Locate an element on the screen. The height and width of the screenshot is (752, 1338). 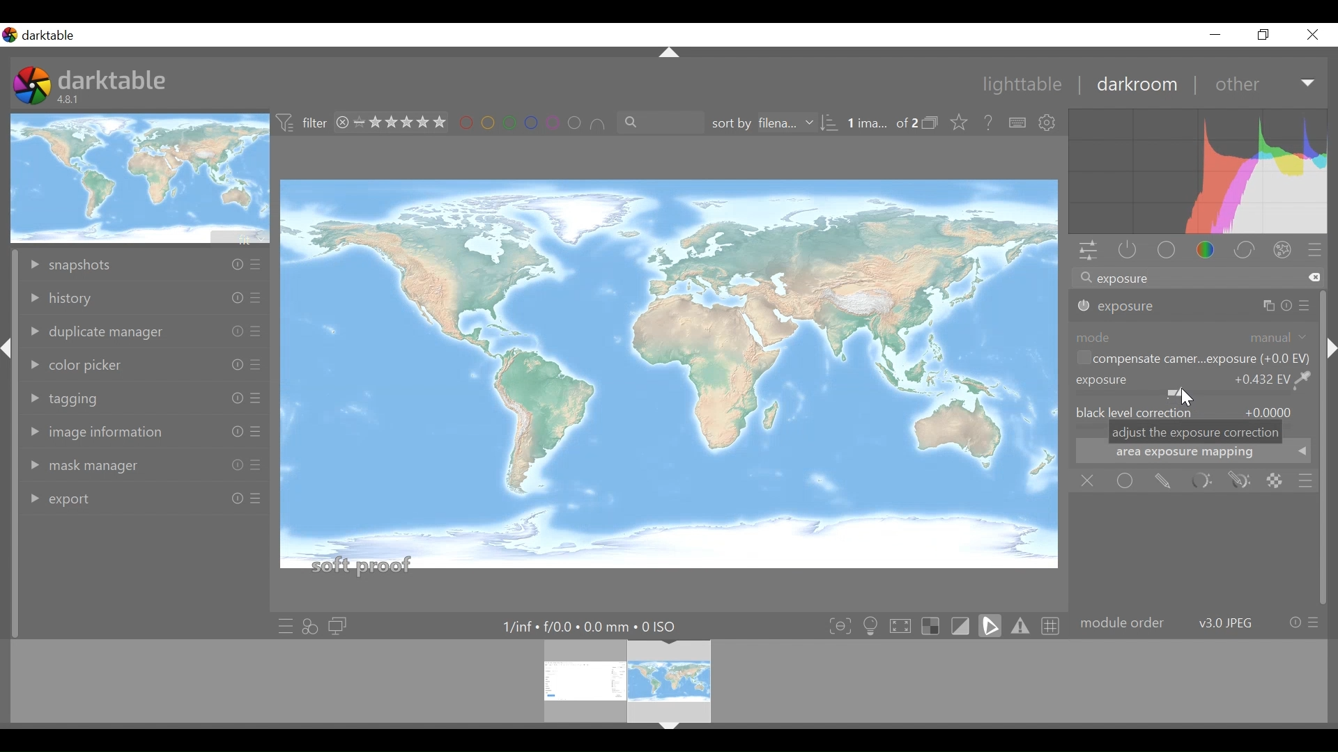
 is located at coordinates (255, 399).